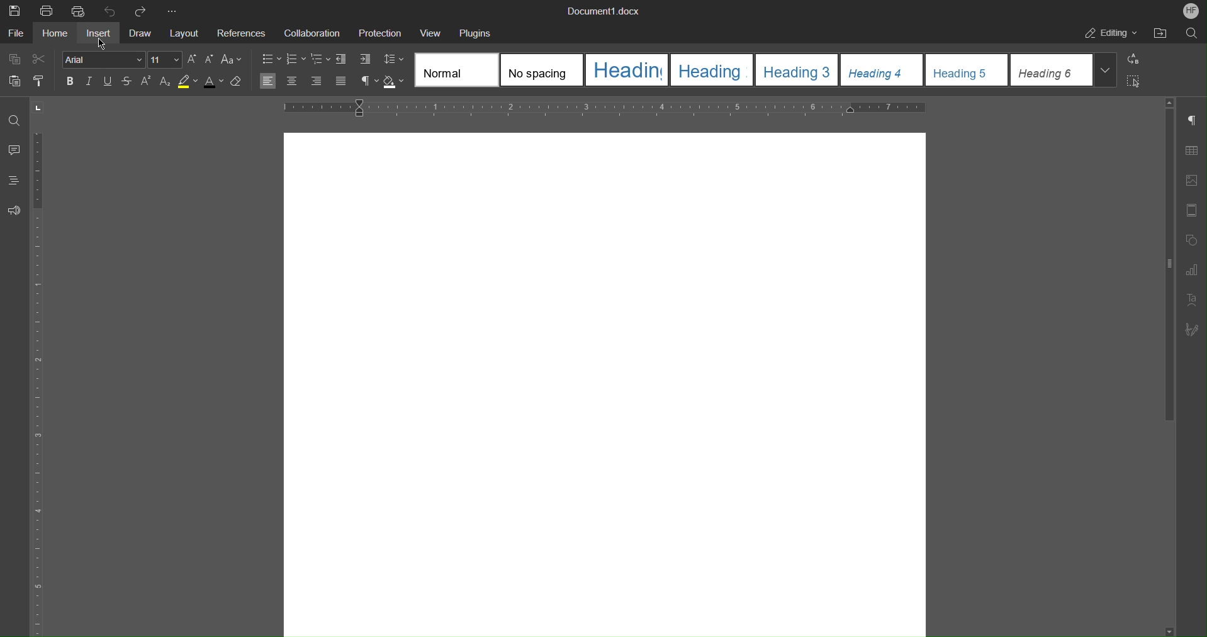  I want to click on Protection, so click(381, 32).